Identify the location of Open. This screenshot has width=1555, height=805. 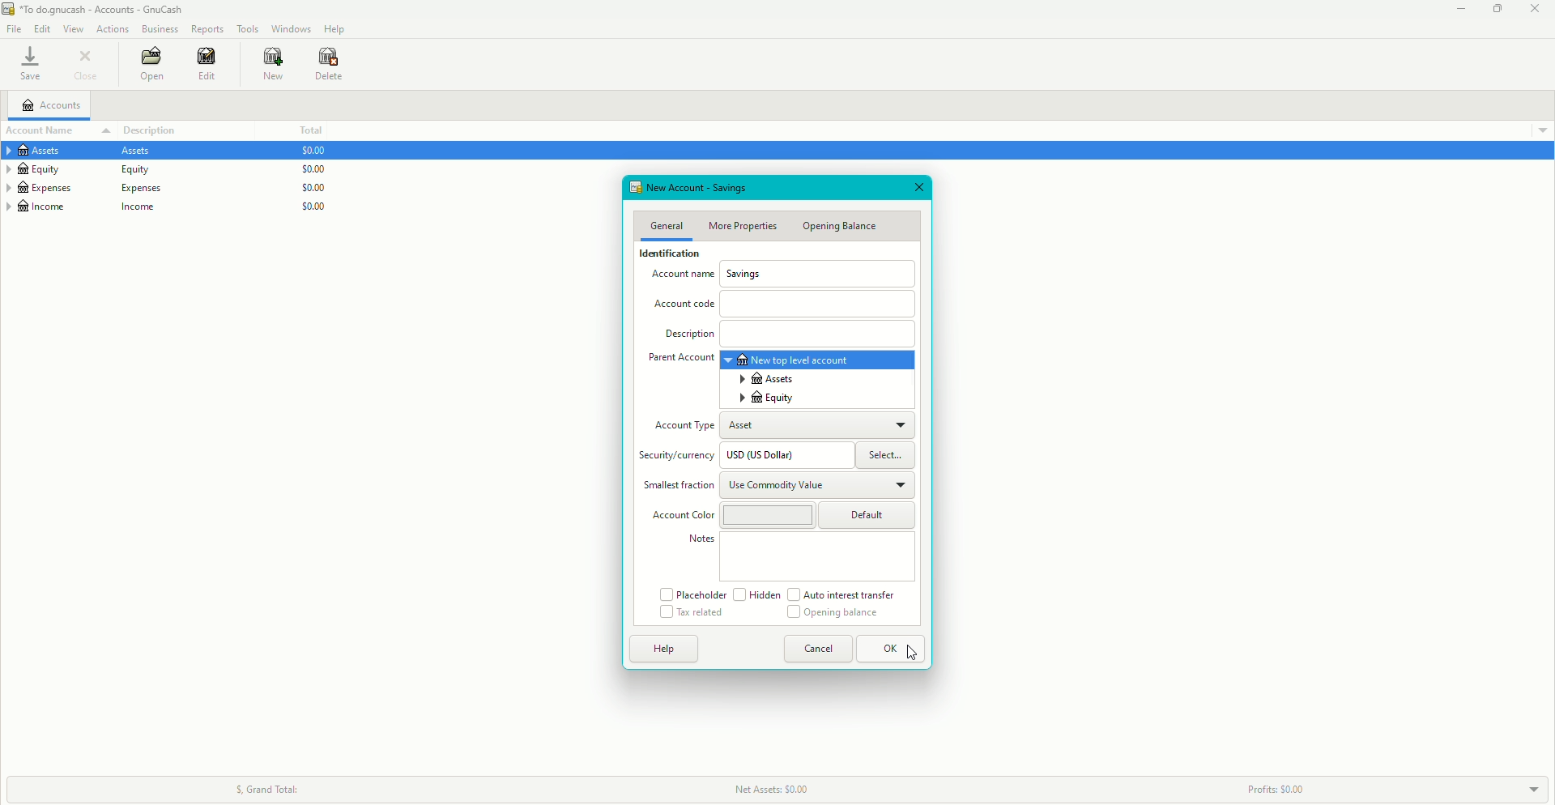
(150, 66).